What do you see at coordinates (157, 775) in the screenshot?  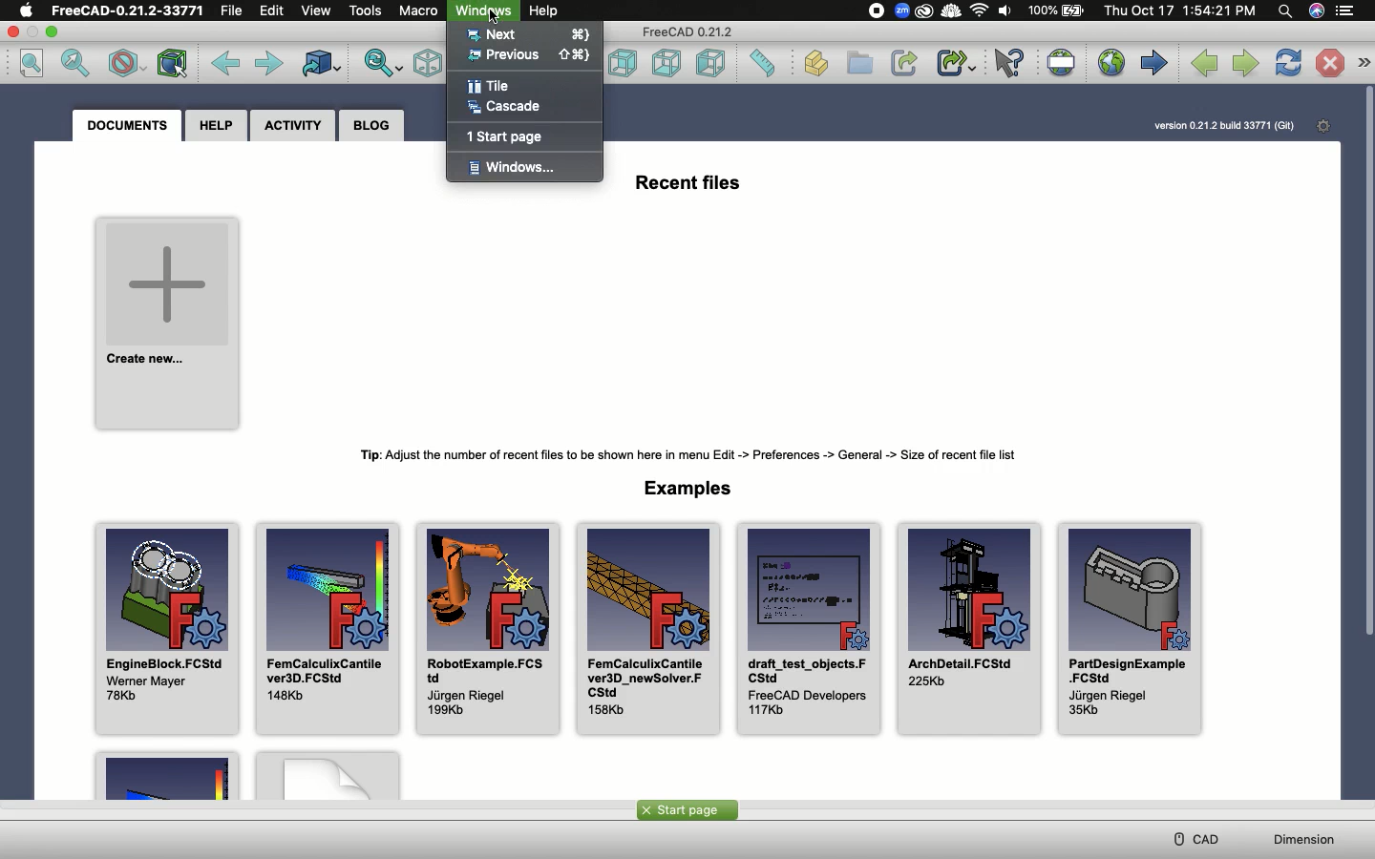 I see `Example` at bounding box center [157, 775].